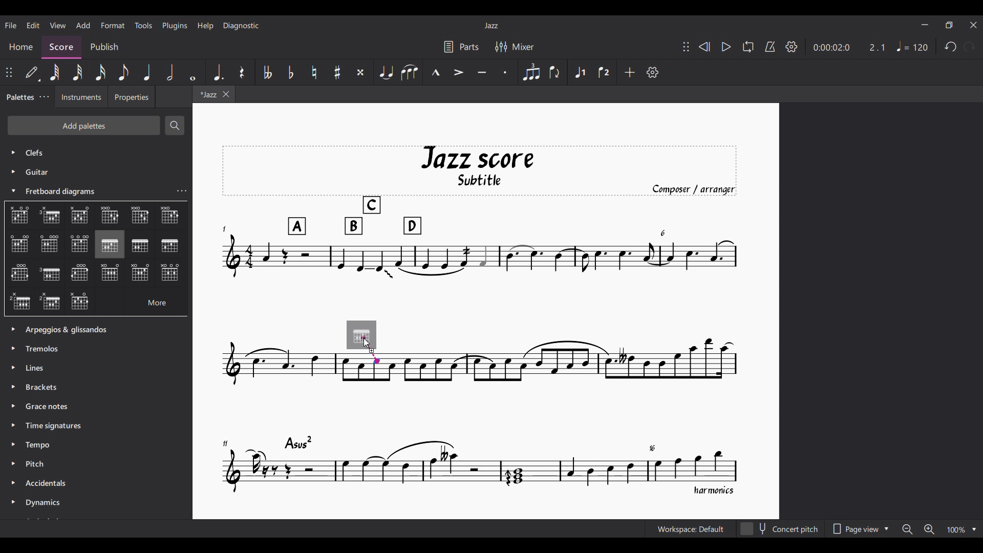 Image resolution: width=983 pixels, height=553 pixels. What do you see at coordinates (491, 26) in the screenshot?
I see `Title of current score` at bounding box center [491, 26].